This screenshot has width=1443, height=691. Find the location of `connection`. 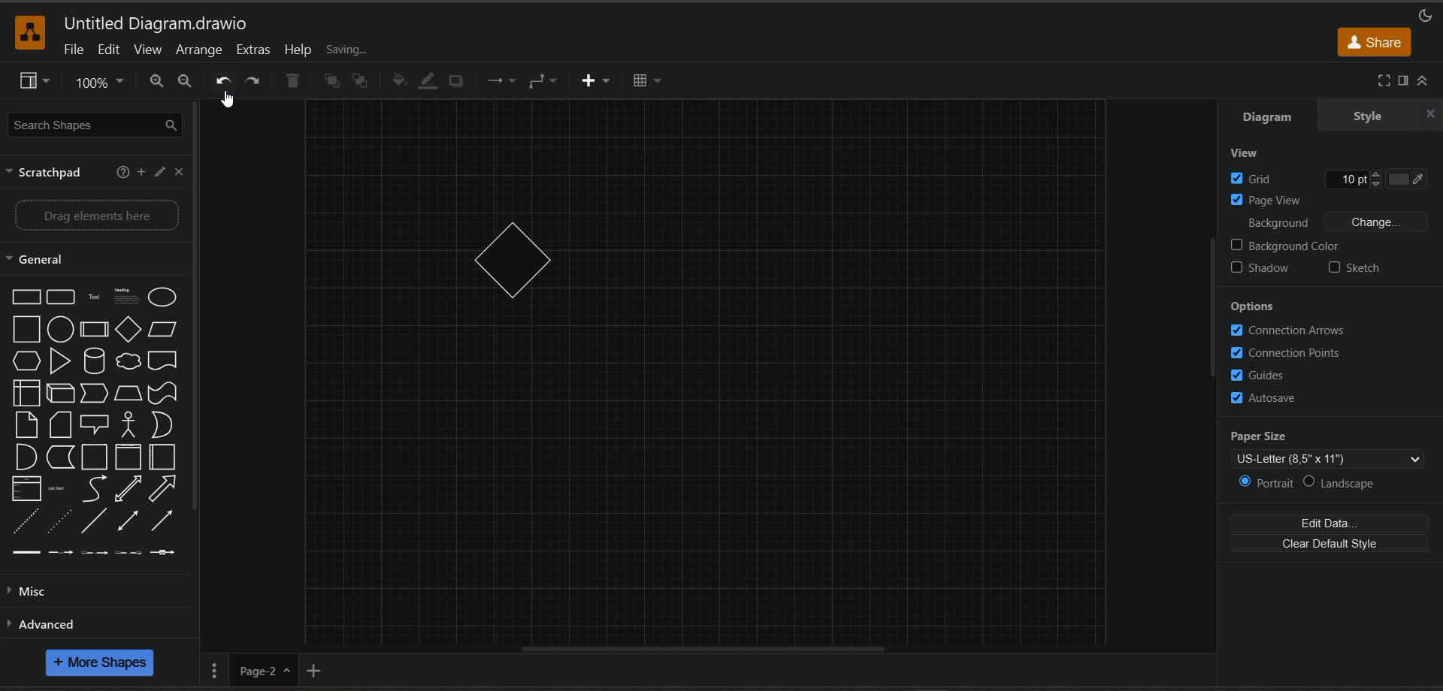

connection is located at coordinates (504, 82).